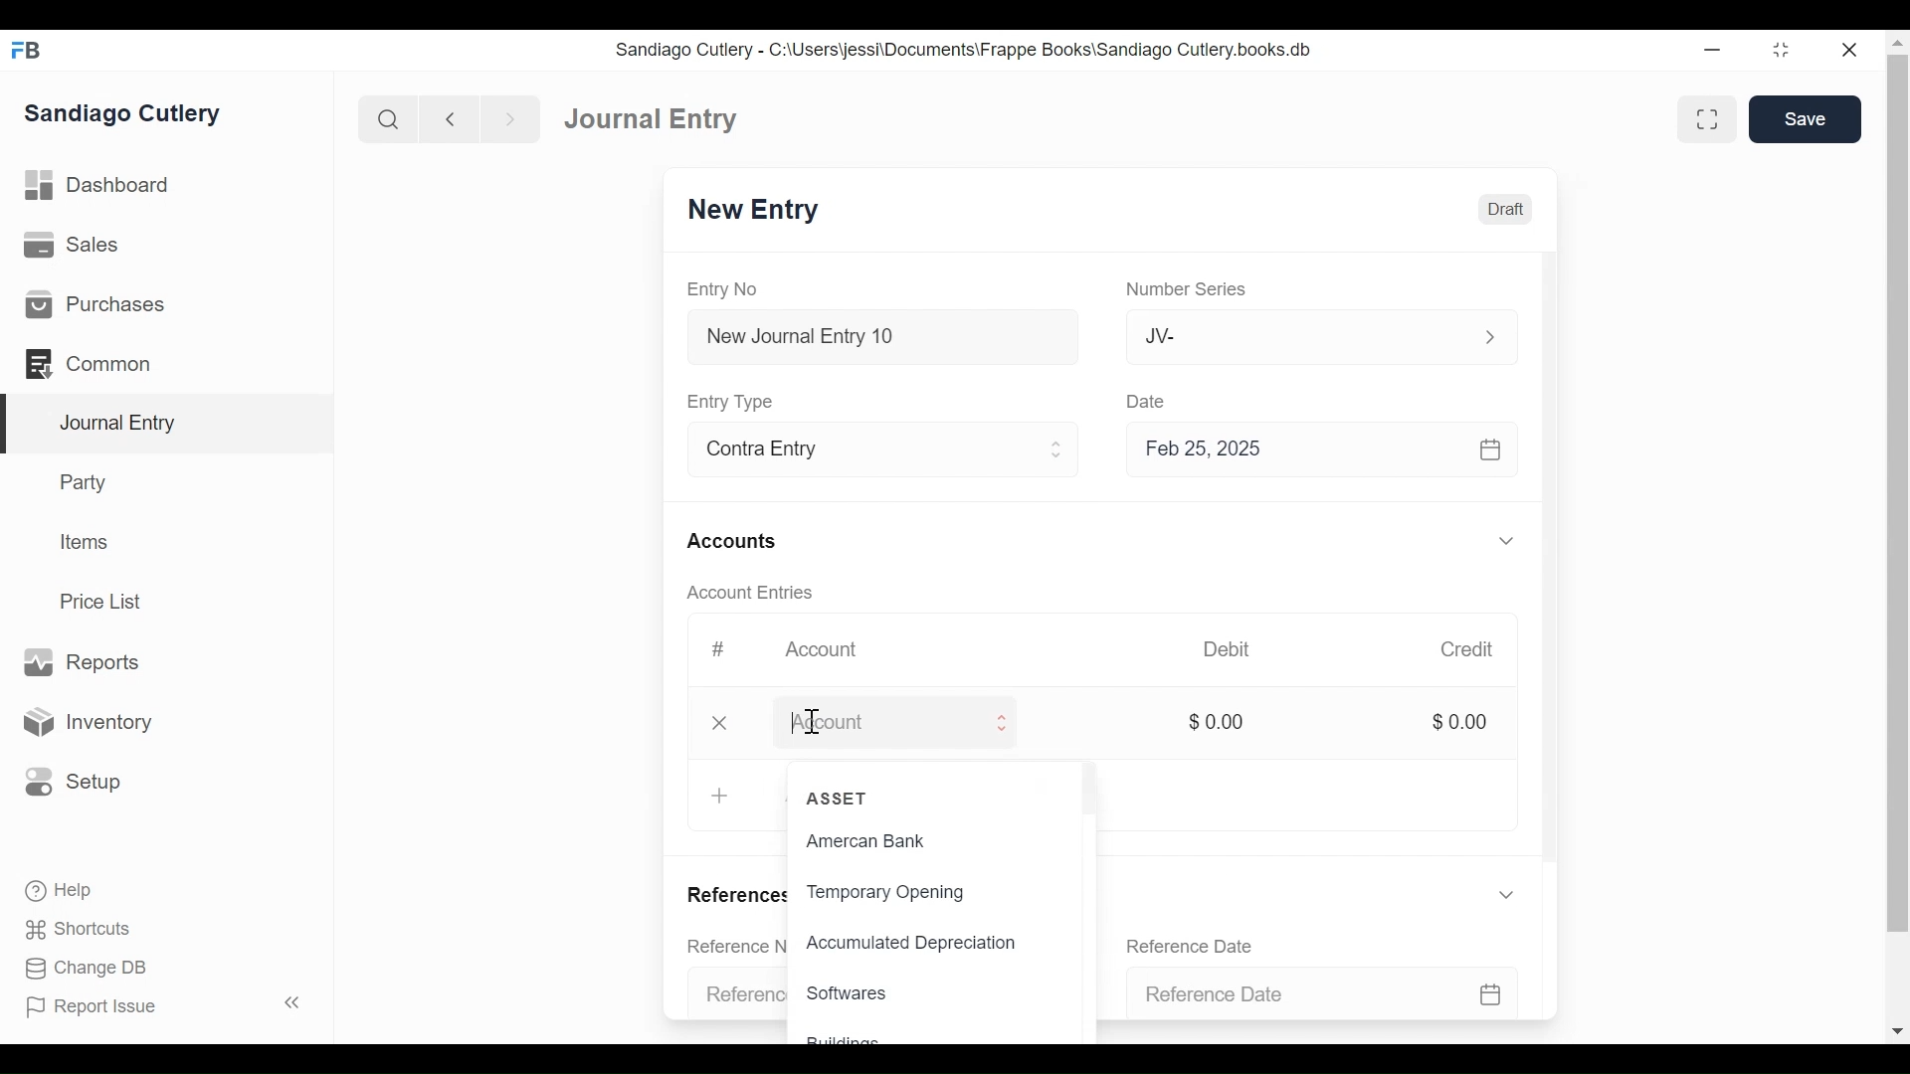  What do you see at coordinates (511, 117) in the screenshot?
I see `Navigate Forward` at bounding box center [511, 117].